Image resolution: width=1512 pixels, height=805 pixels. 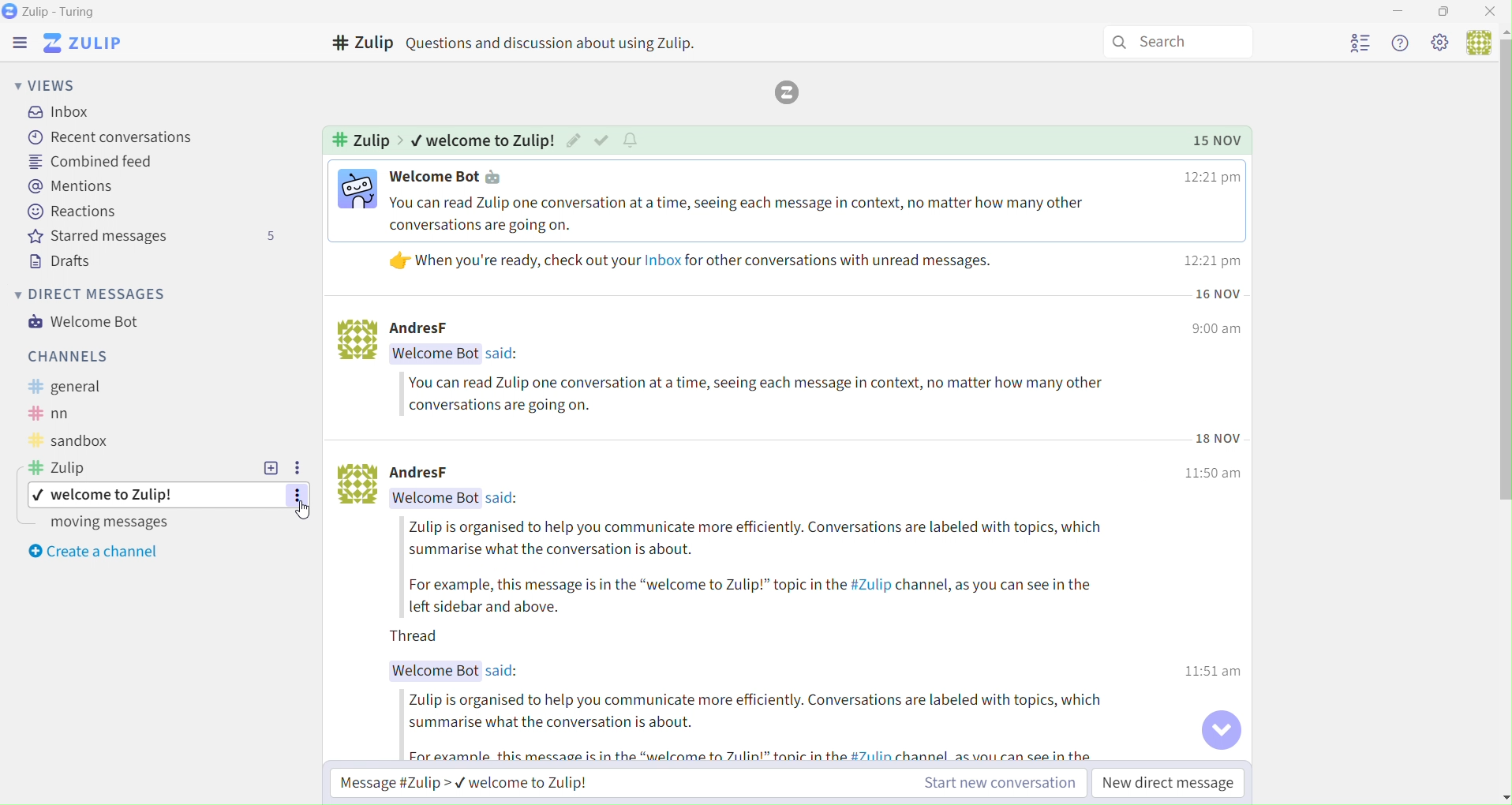 What do you see at coordinates (1218, 295) in the screenshot?
I see `Time` at bounding box center [1218, 295].